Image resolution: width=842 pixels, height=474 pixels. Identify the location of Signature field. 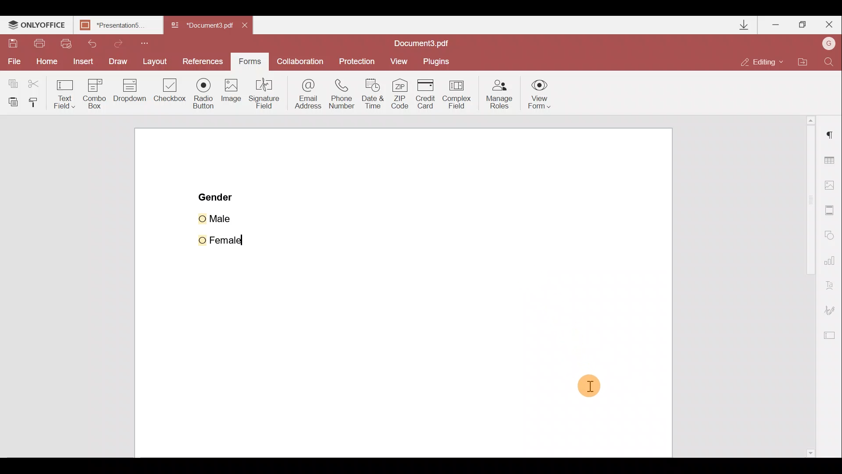
(267, 97).